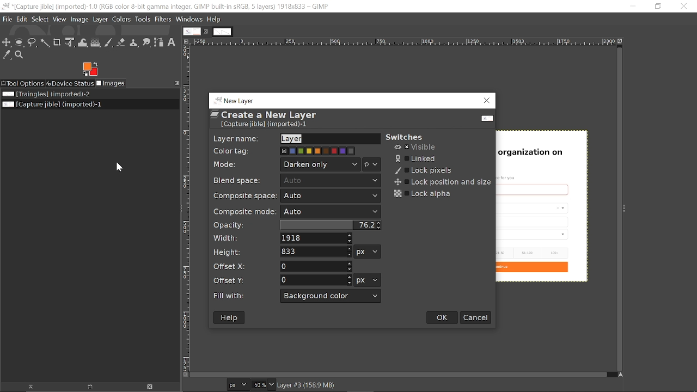 The width and height of the screenshot is (697, 392). I want to click on Visible, so click(416, 148).